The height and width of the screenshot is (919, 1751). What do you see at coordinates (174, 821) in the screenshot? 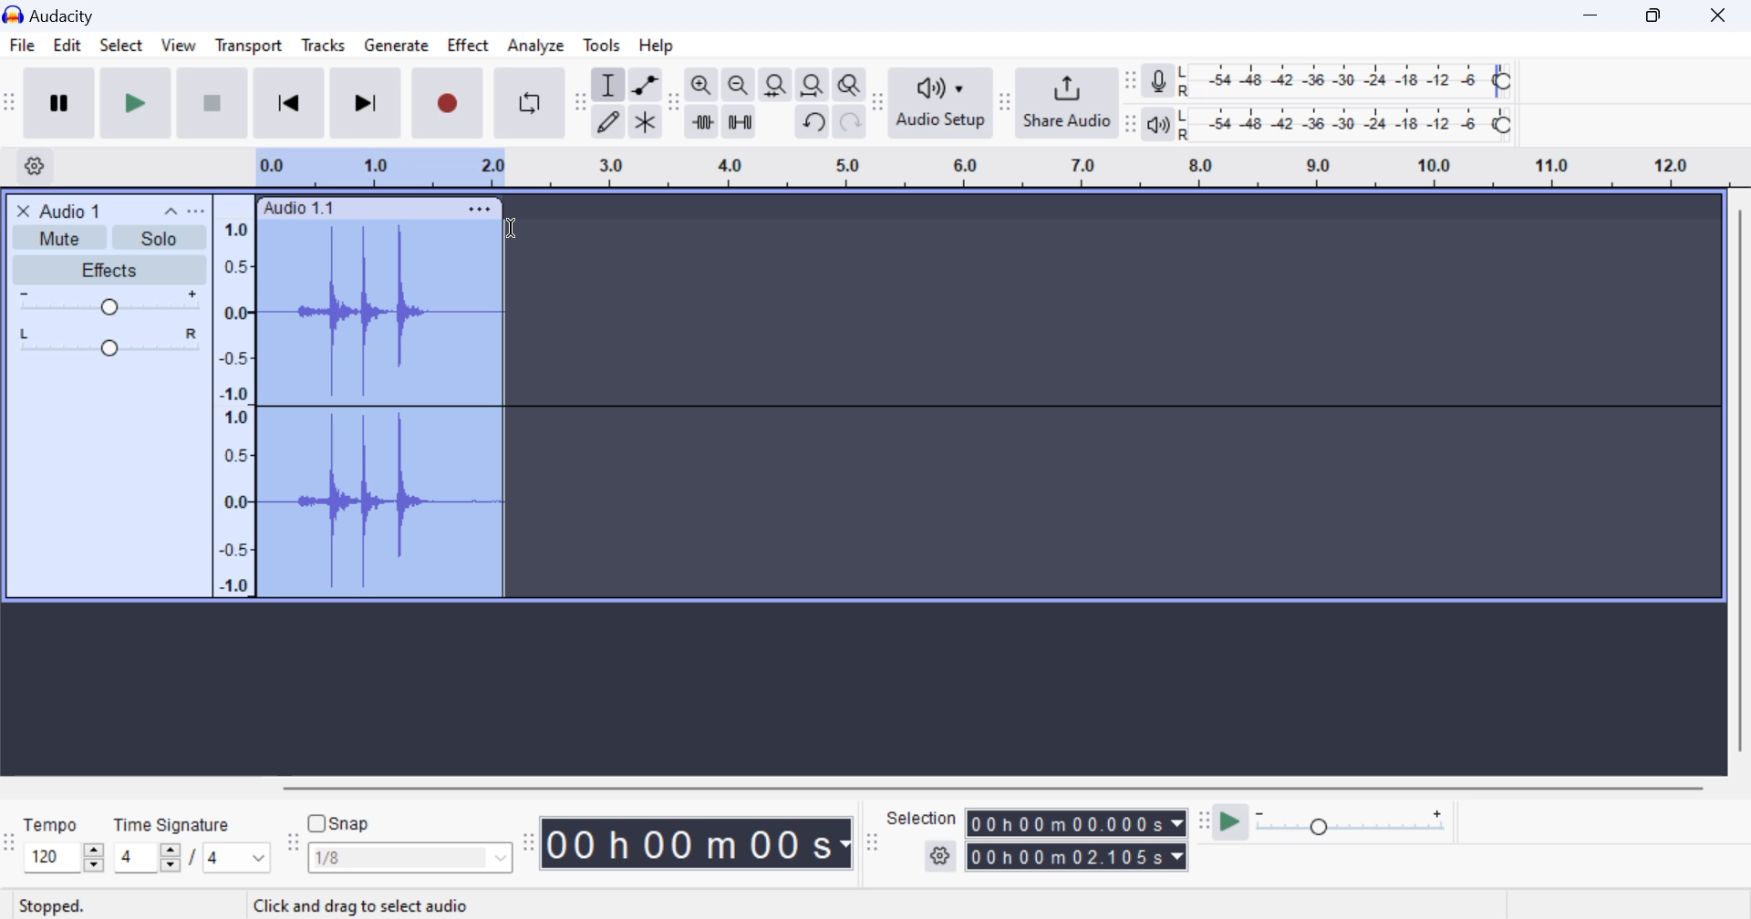
I see `Time Signature` at bounding box center [174, 821].